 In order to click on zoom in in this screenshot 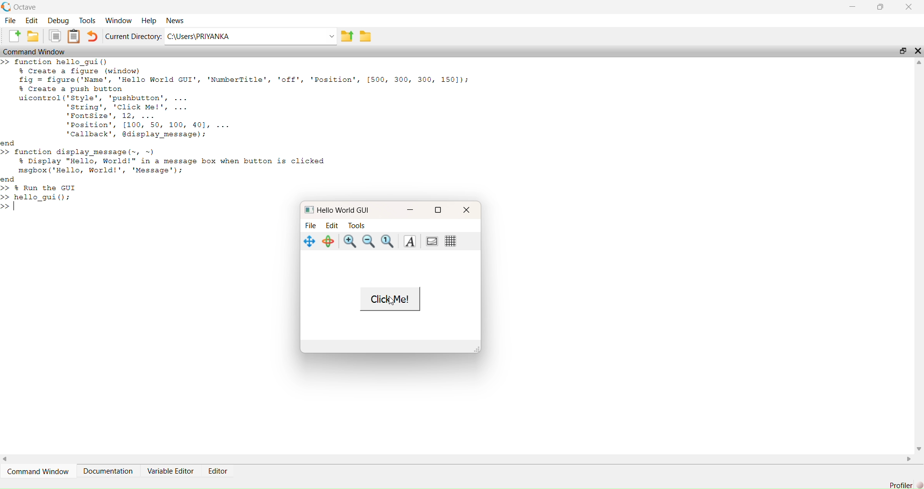, I will do `click(348, 242)`.